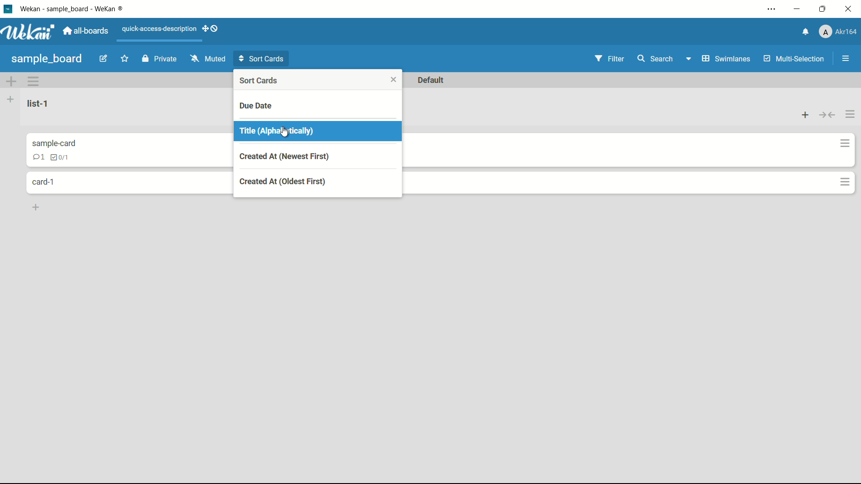 The image size is (861, 484). I want to click on all boards, so click(86, 31).